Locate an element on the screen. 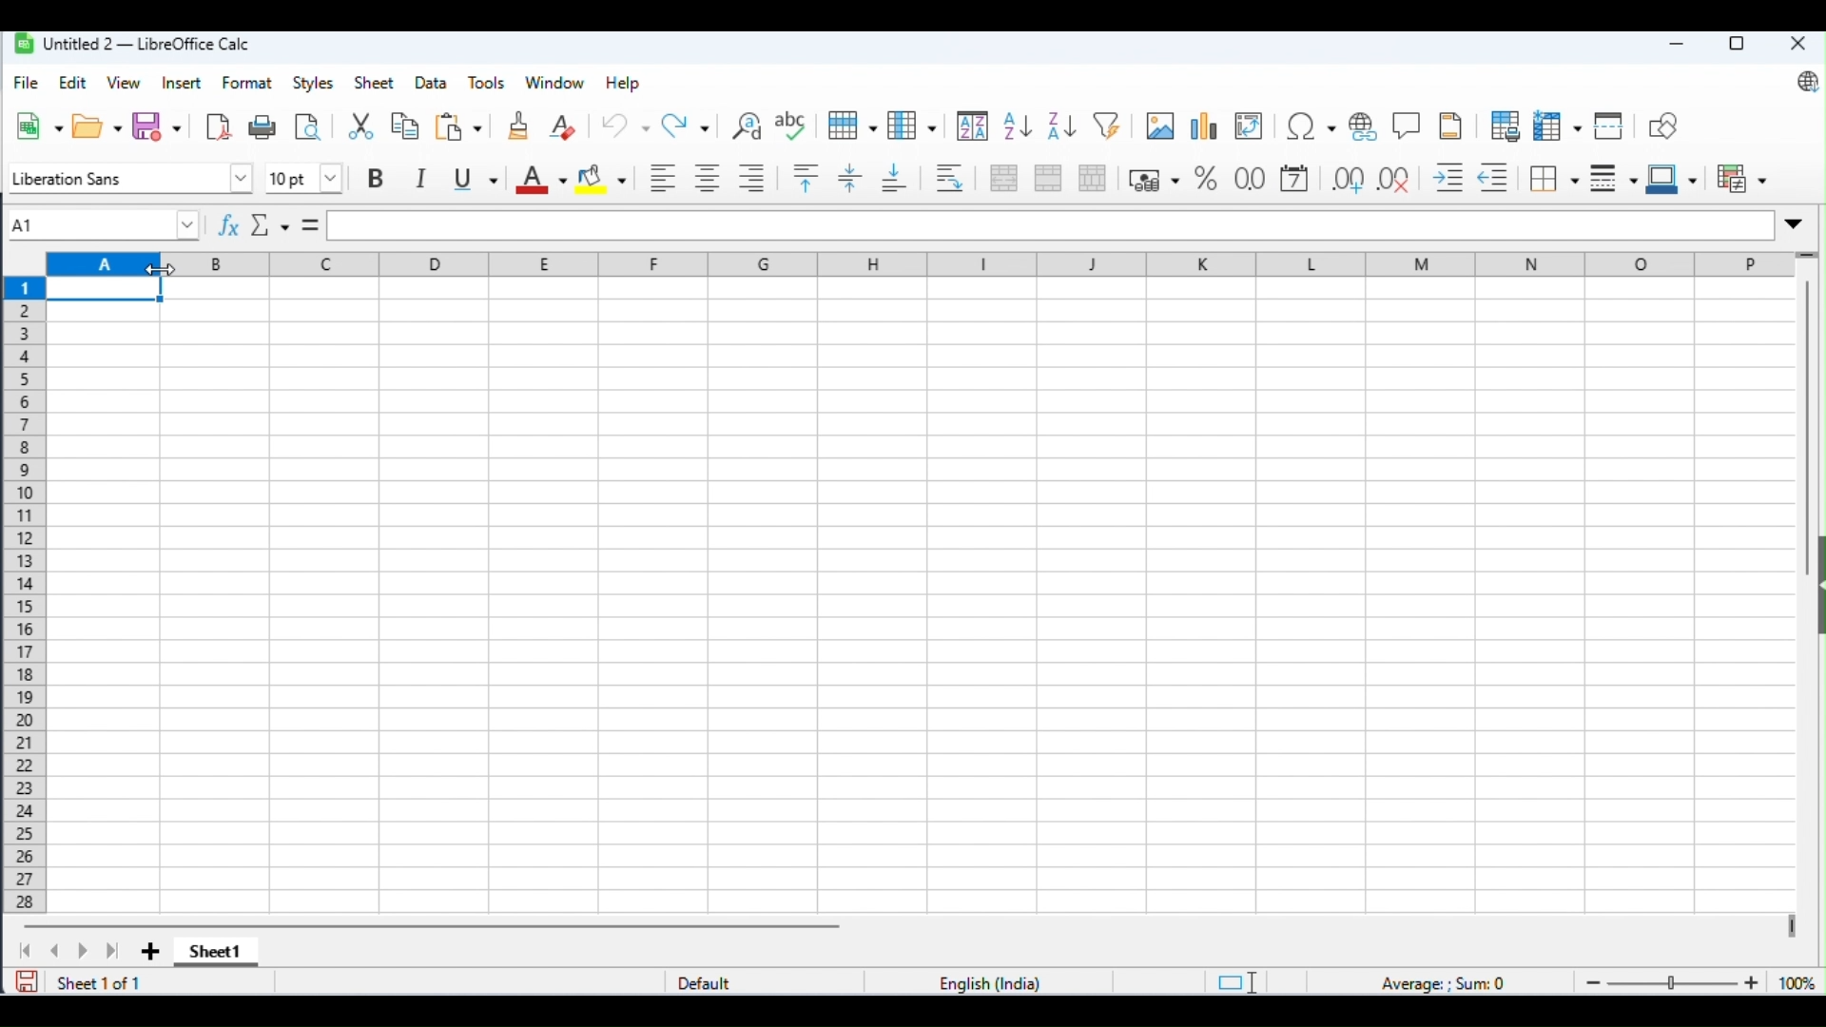 This screenshot has width=1826, height=1027. font color is located at coordinates (540, 179).